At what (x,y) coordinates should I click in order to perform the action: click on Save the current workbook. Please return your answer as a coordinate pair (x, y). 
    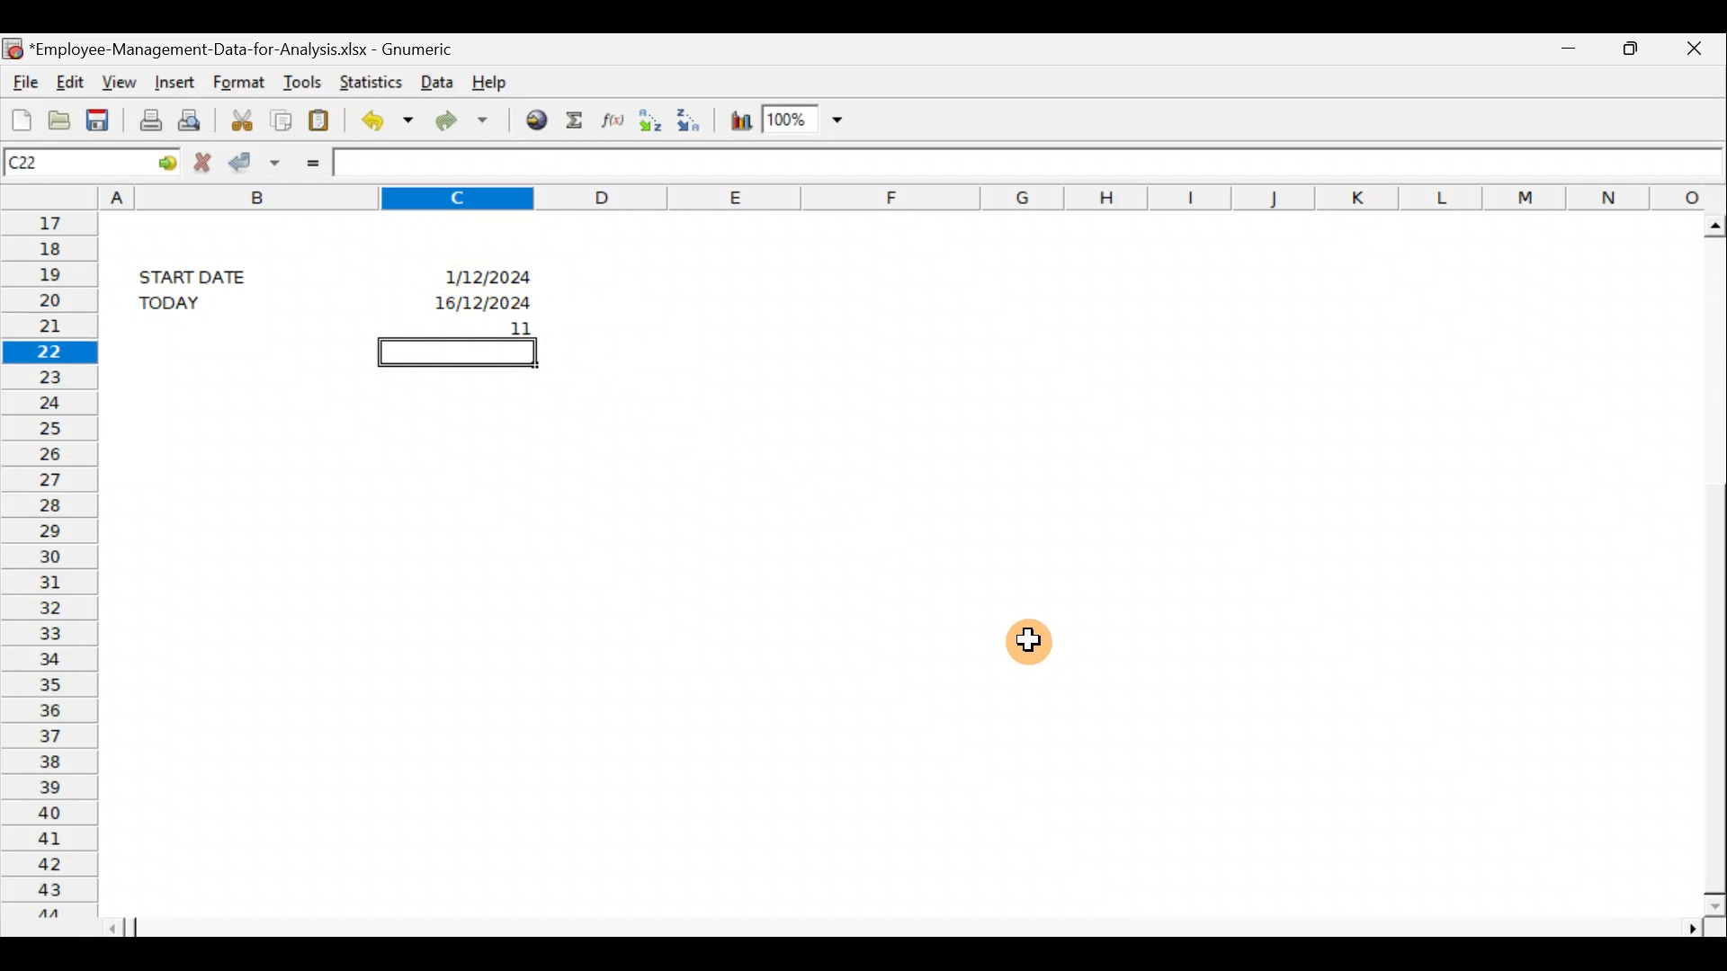
    Looking at the image, I should click on (101, 117).